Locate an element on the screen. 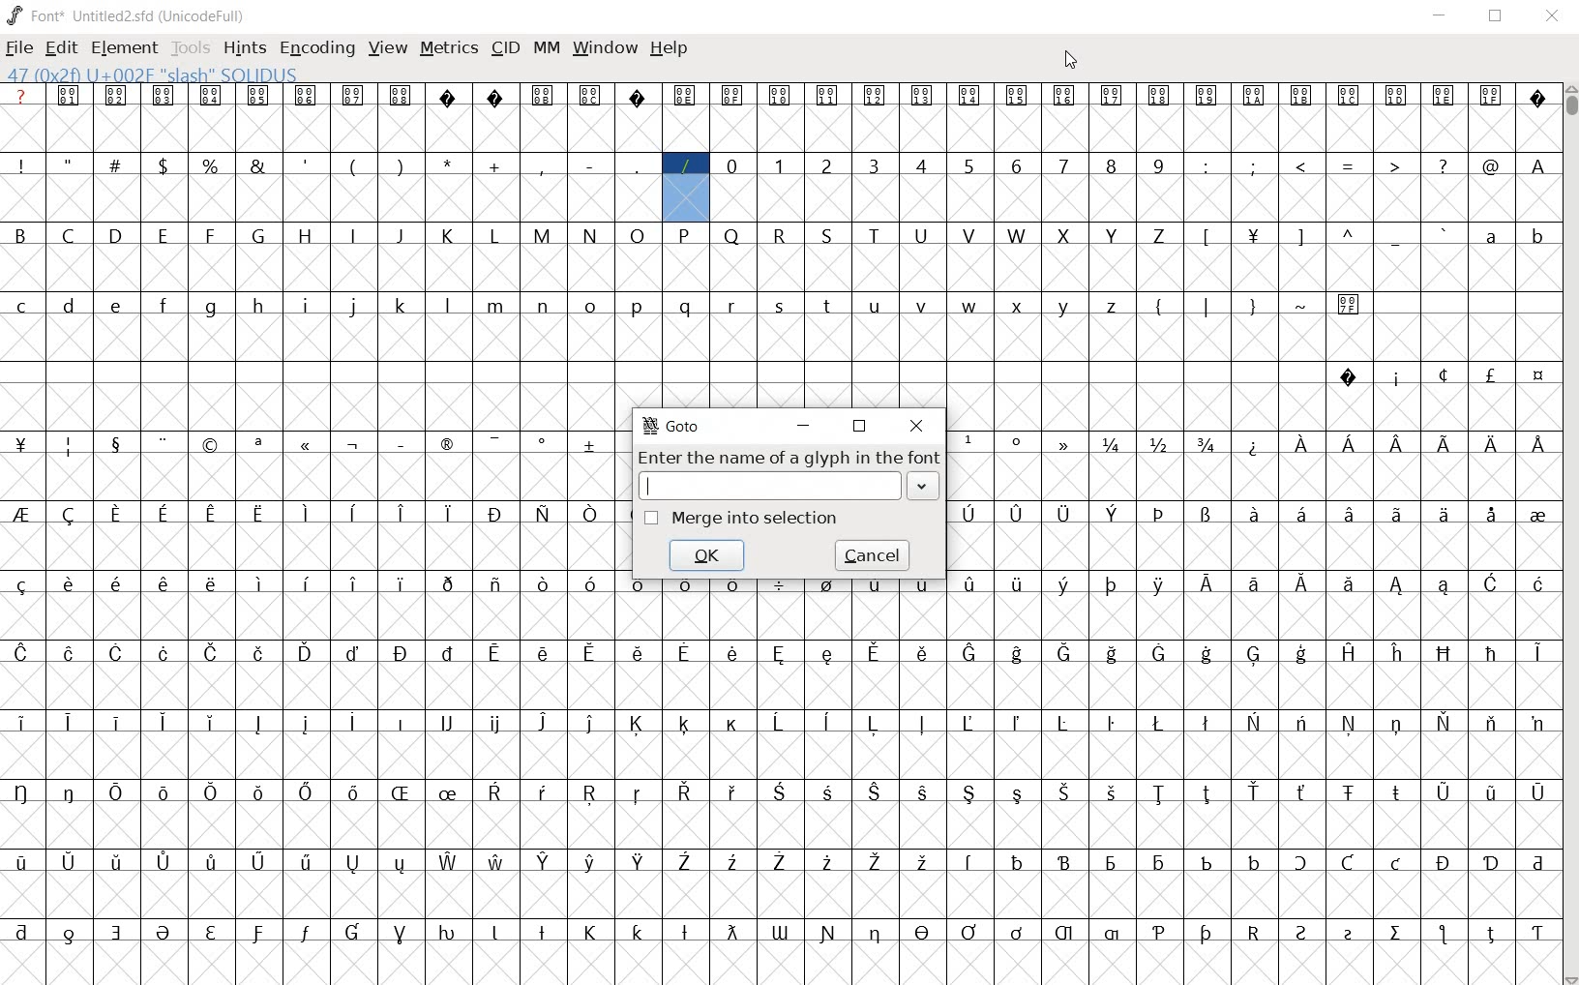  glyph is located at coordinates (1255, 447).